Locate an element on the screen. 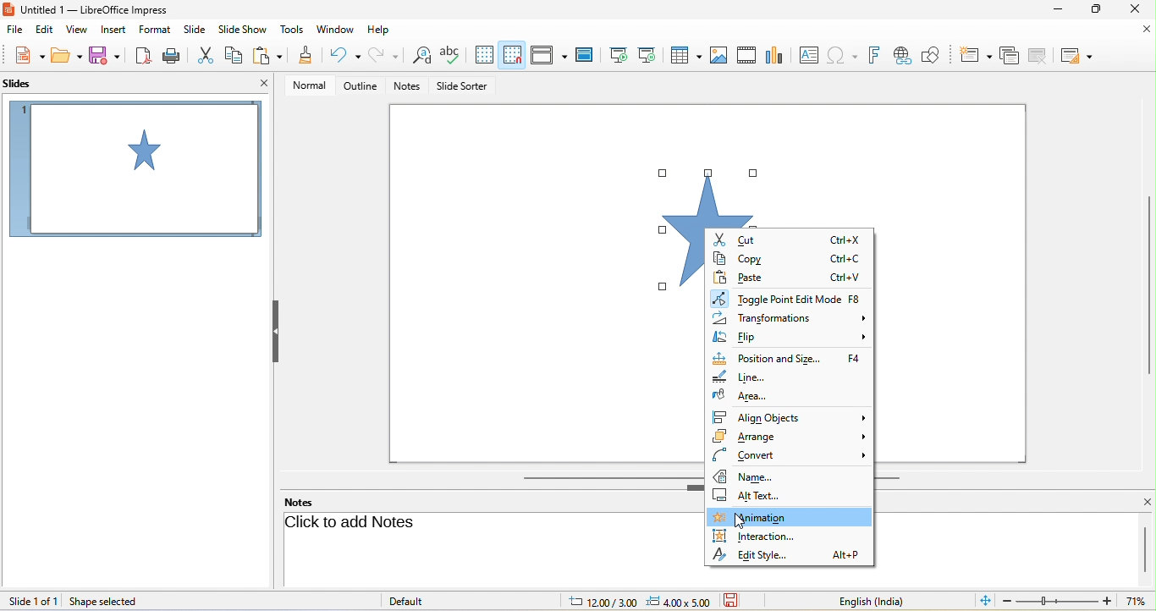 Image resolution: width=1156 pixels, height=611 pixels. view is located at coordinates (74, 30).